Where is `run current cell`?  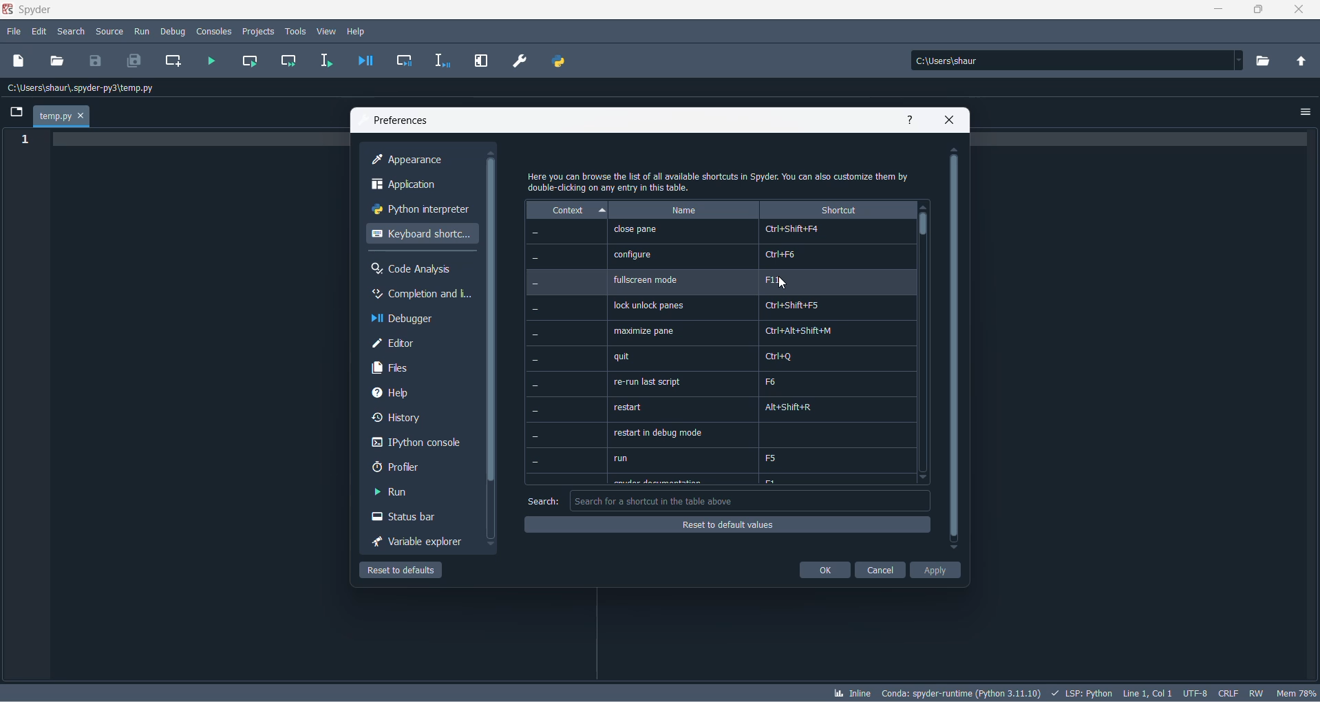
run current cell is located at coordinates (284, 63).